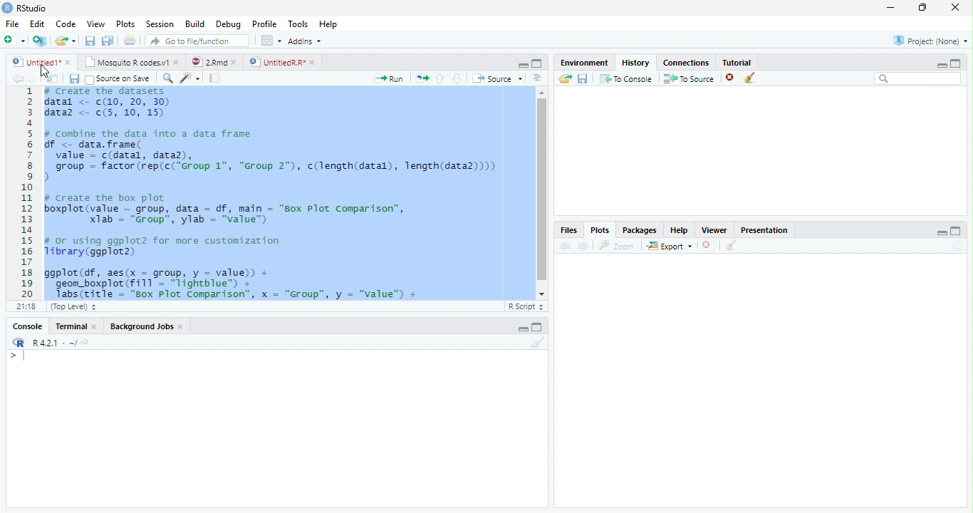  What do you see at coordinates (941, 232) in the screenshot?
I see `Minimize` at bounding box center [941, 232].